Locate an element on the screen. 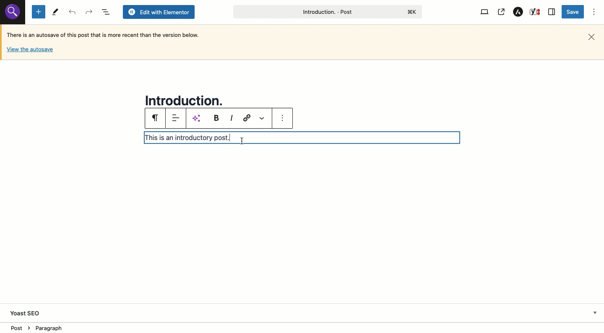  AI is located at coordinates (195, 118).